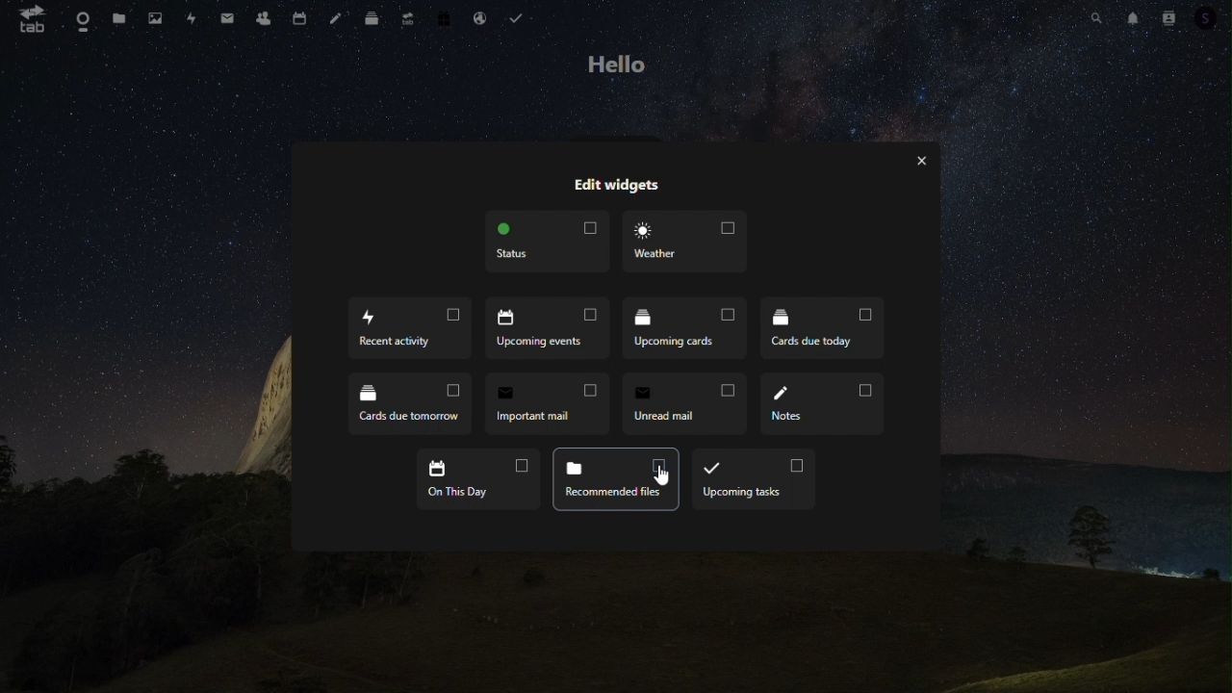 This screenshot has width=1232, height=693. Describe the element at coordinates (79, 22) in the screenshot. I see `dashboard` at that location.